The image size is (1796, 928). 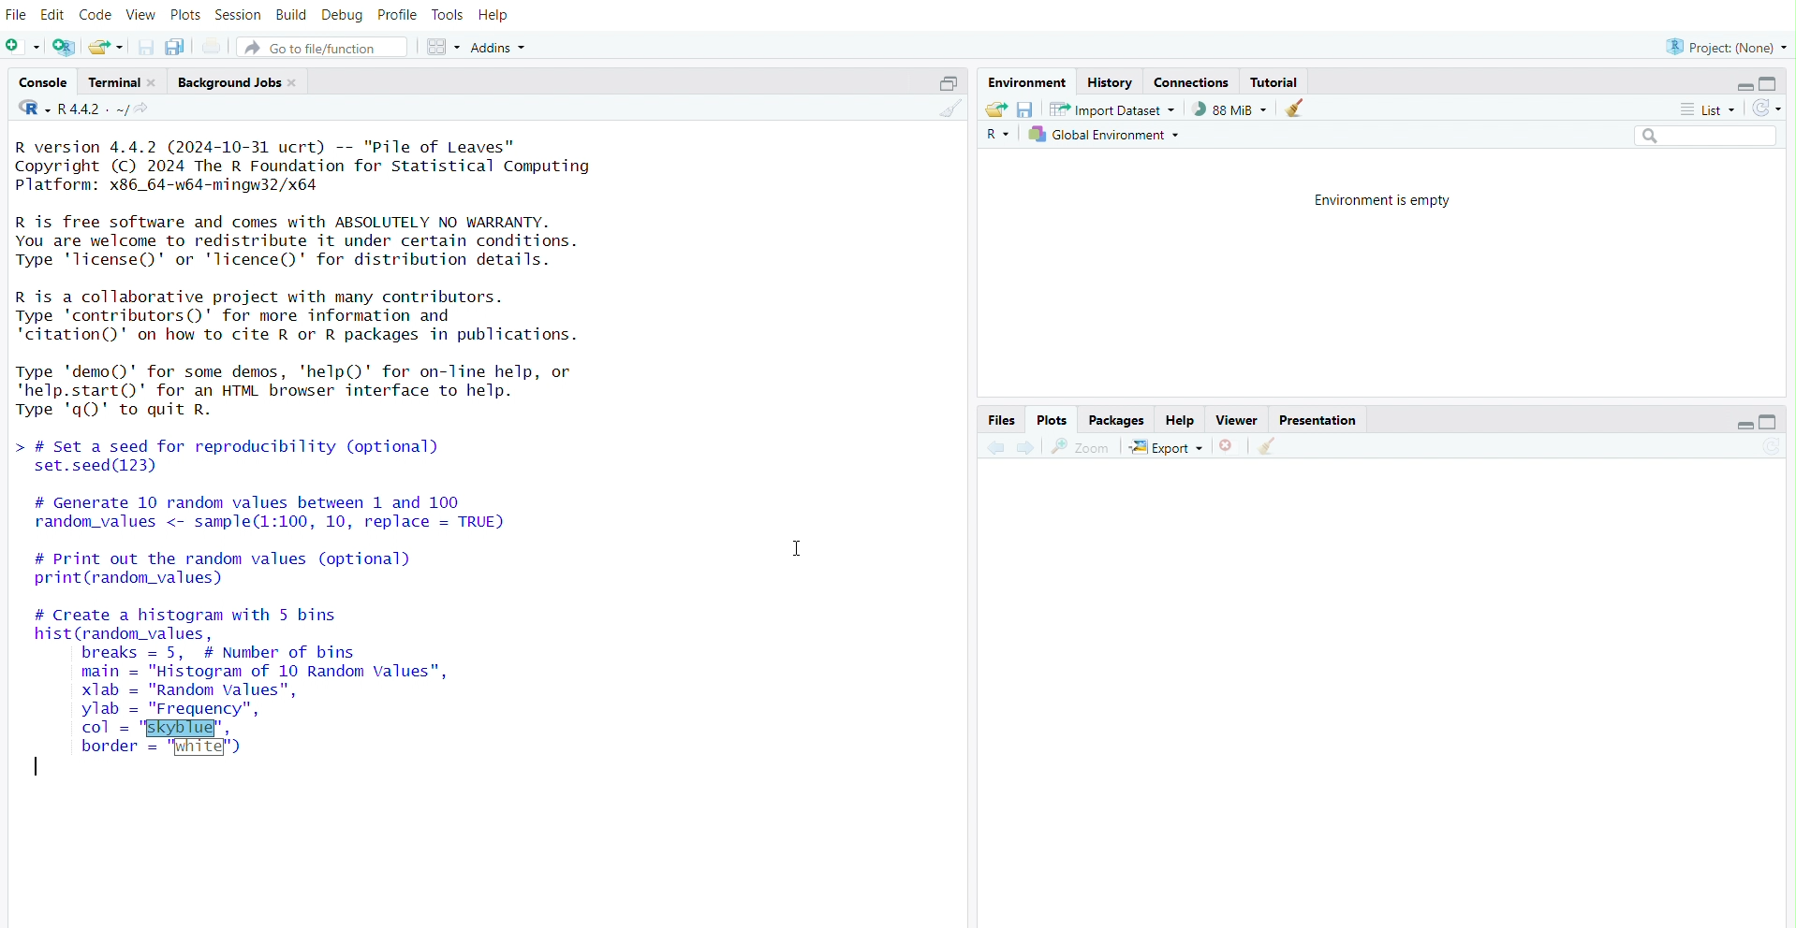 What do you see at coordinates (298, 85) in the screenshot?
I see `close` at bounding box center [298, 85].